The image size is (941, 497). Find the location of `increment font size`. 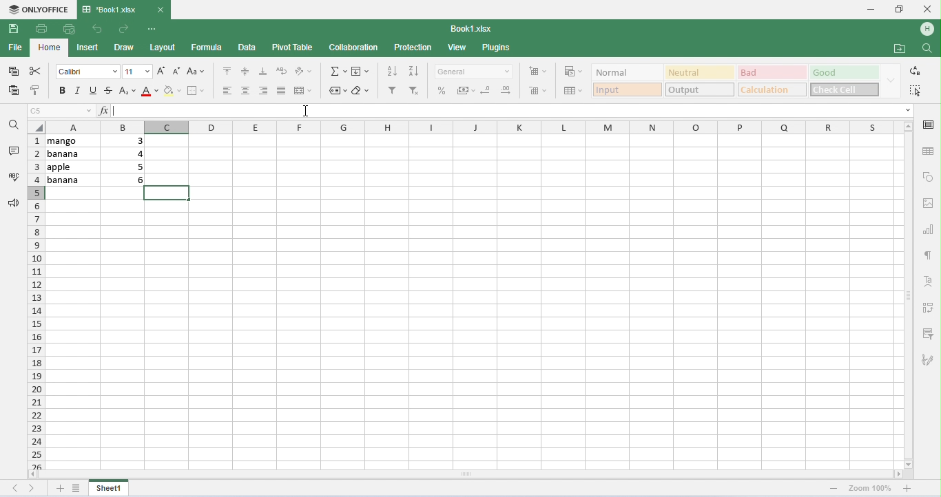

increment font size is located at coordinates (162, 71).